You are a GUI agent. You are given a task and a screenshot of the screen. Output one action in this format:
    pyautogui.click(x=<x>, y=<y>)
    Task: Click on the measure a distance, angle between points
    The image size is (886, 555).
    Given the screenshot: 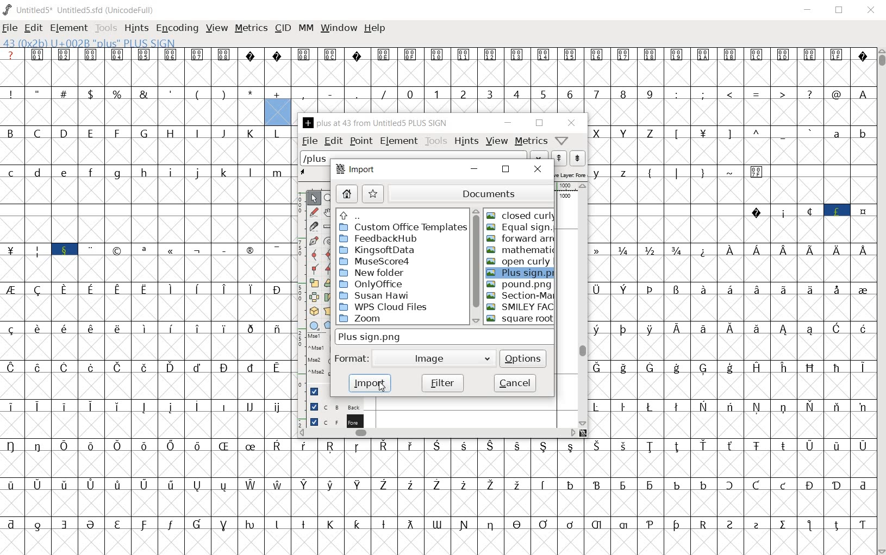 What is the action you would take?
    pyautogui.click(x=328, y=226)
    